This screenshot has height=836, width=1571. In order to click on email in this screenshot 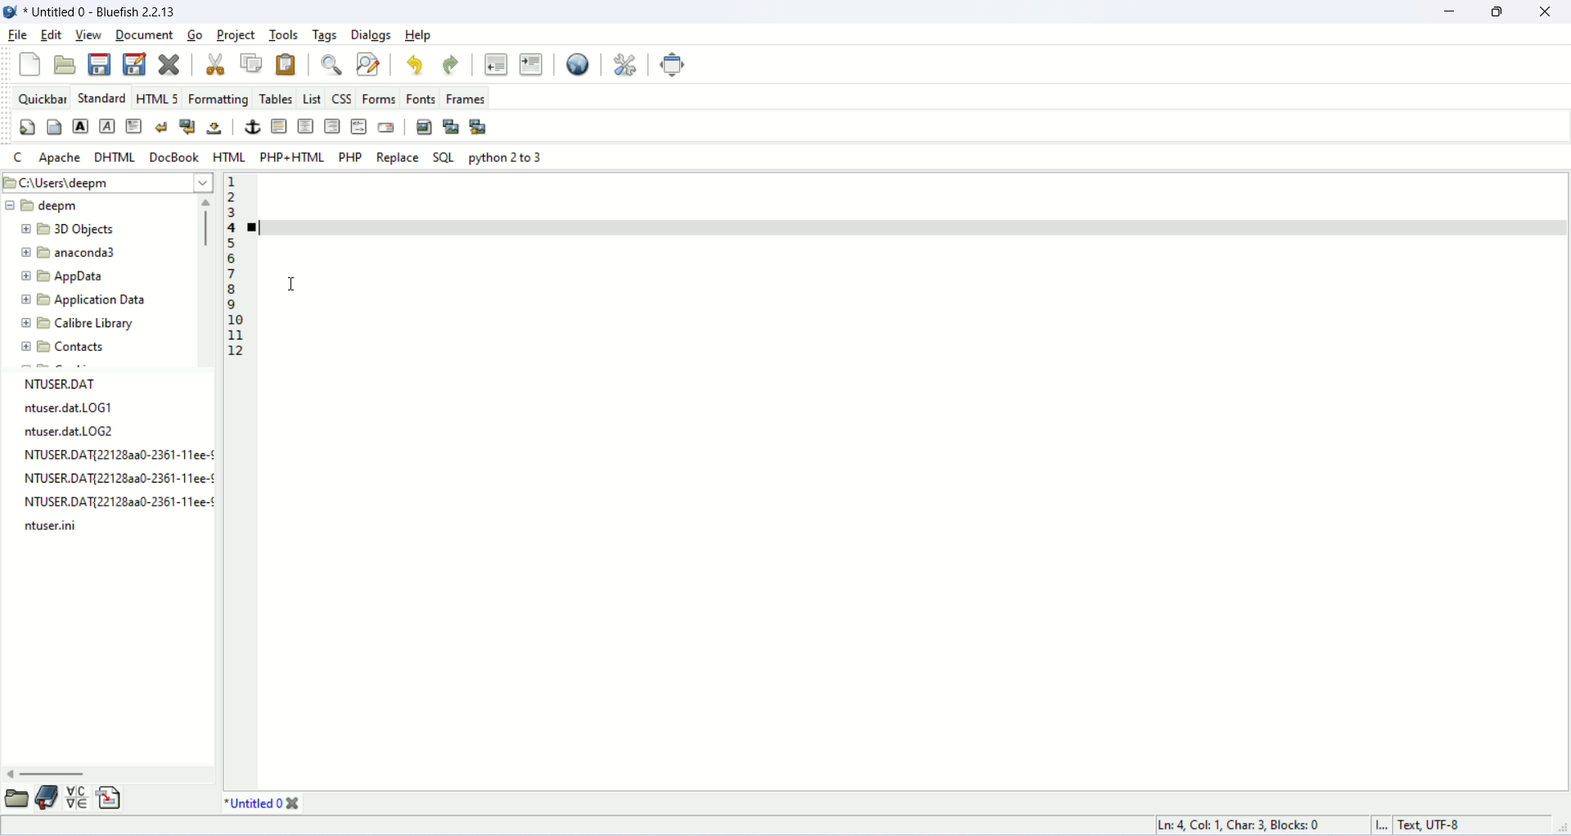, I will do `click(386, 128)`.